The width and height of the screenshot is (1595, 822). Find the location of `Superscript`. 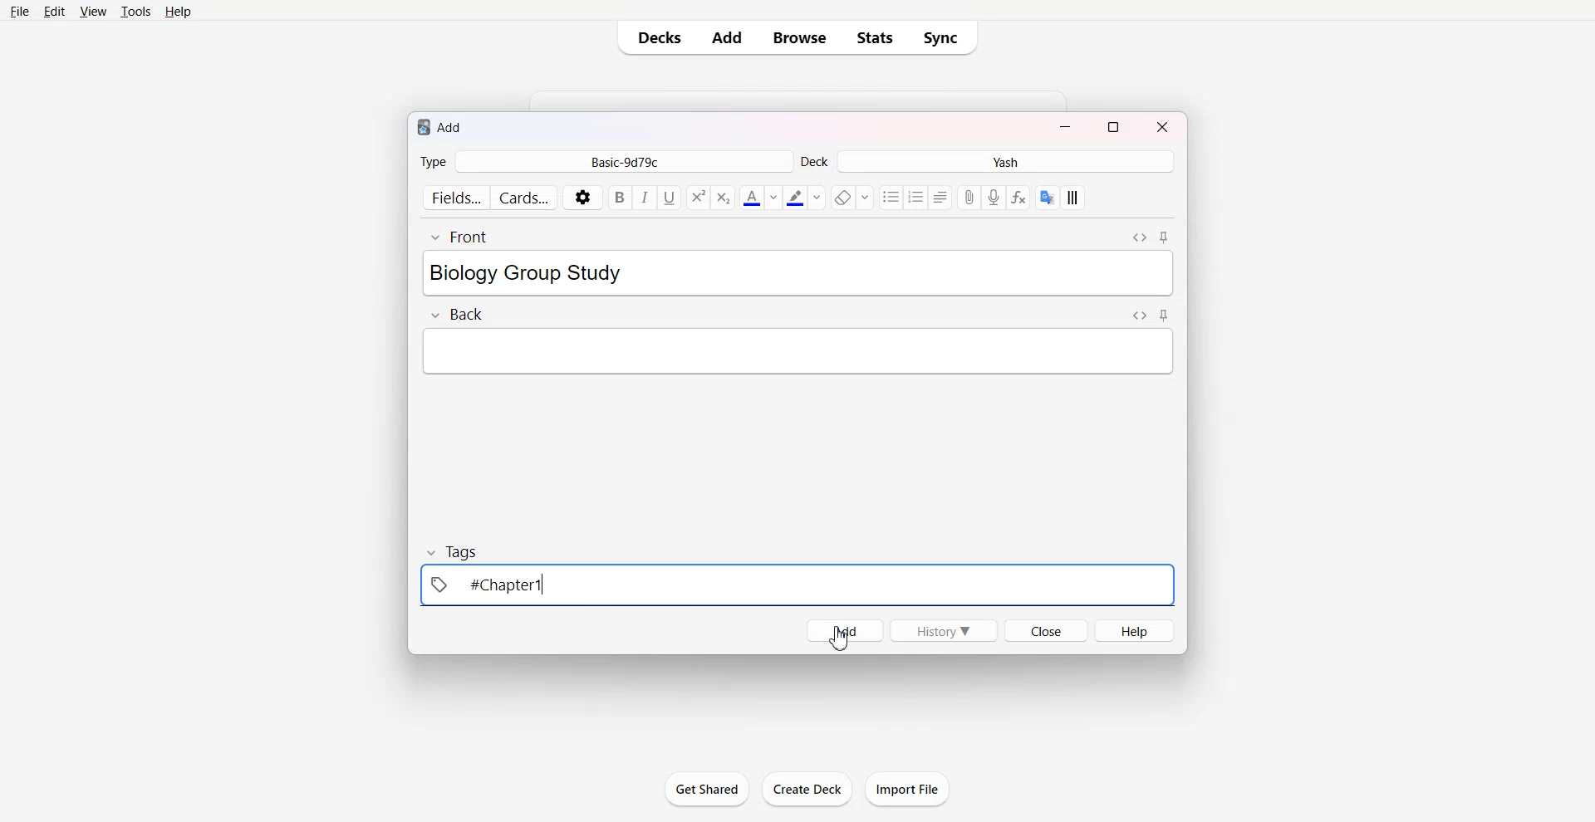

Superscript is located at coordinates (724, 198).